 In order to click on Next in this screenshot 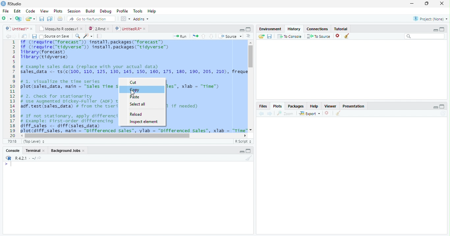, I will do `click(15, 36)`.